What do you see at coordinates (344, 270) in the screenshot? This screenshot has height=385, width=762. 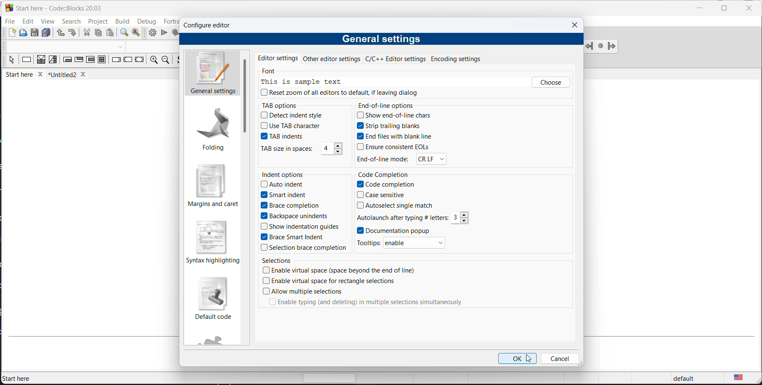 I see `enable virtual space` at bounding box center [344, 270].